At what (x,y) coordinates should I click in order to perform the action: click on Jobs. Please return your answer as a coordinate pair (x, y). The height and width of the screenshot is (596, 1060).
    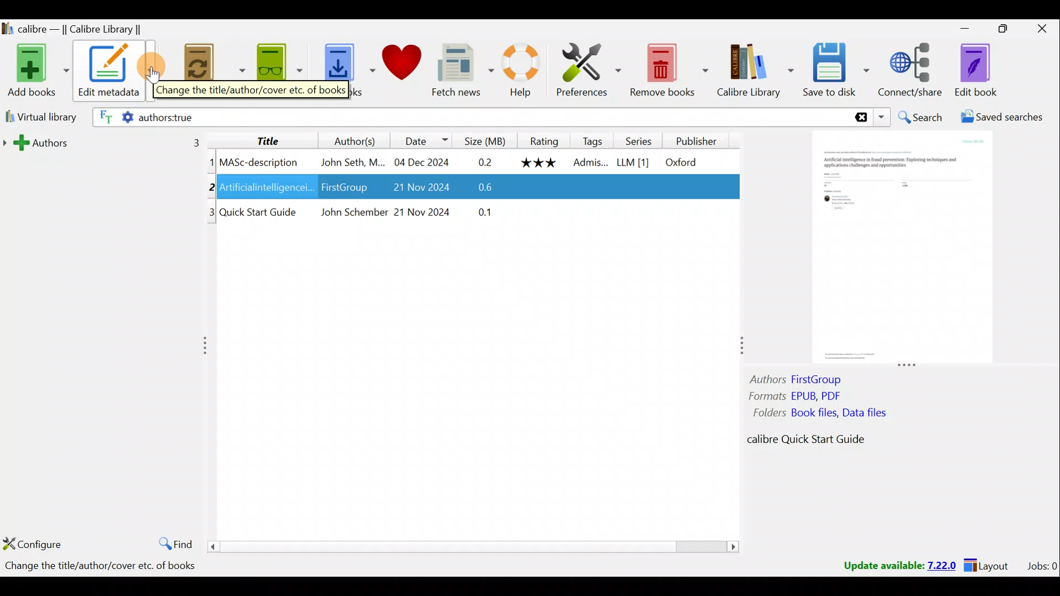
    Looking at the image, I should click on (1041, 566).